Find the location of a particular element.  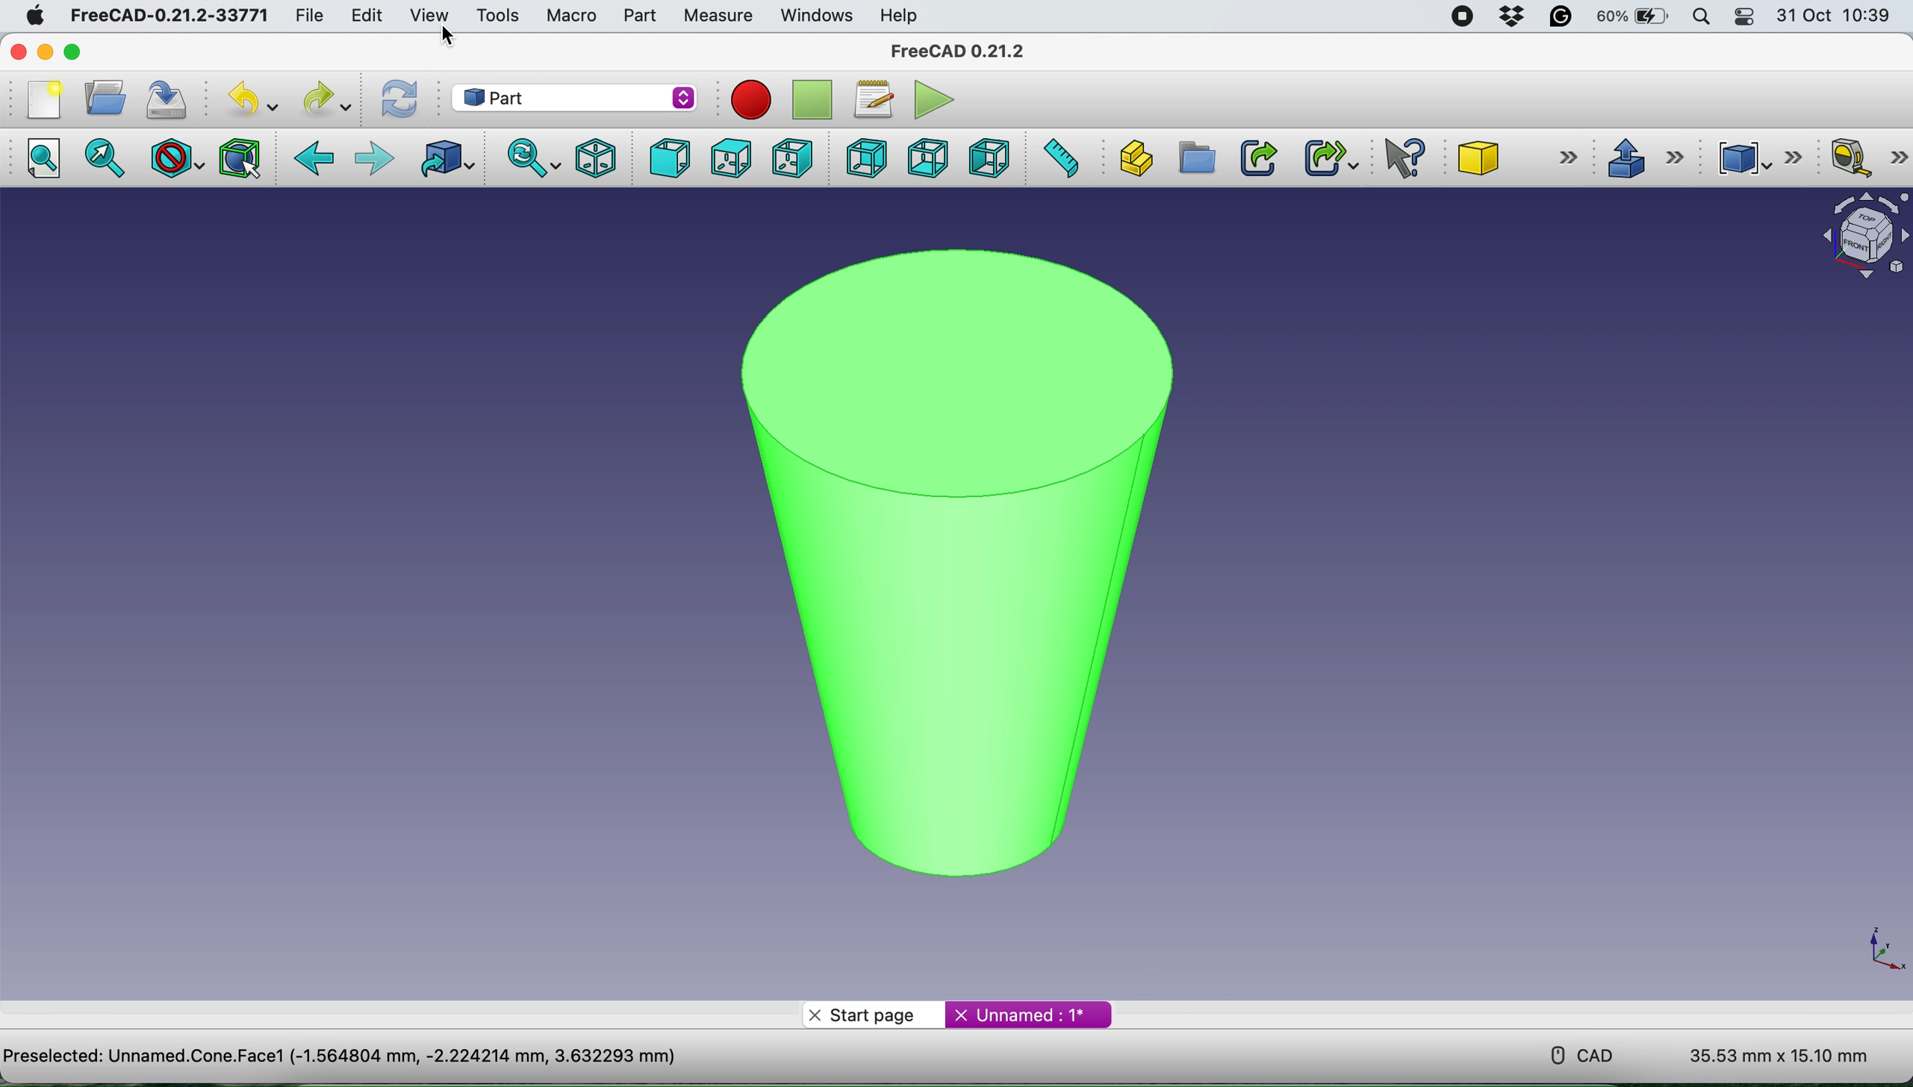

close is located at coordinates (19, 51).